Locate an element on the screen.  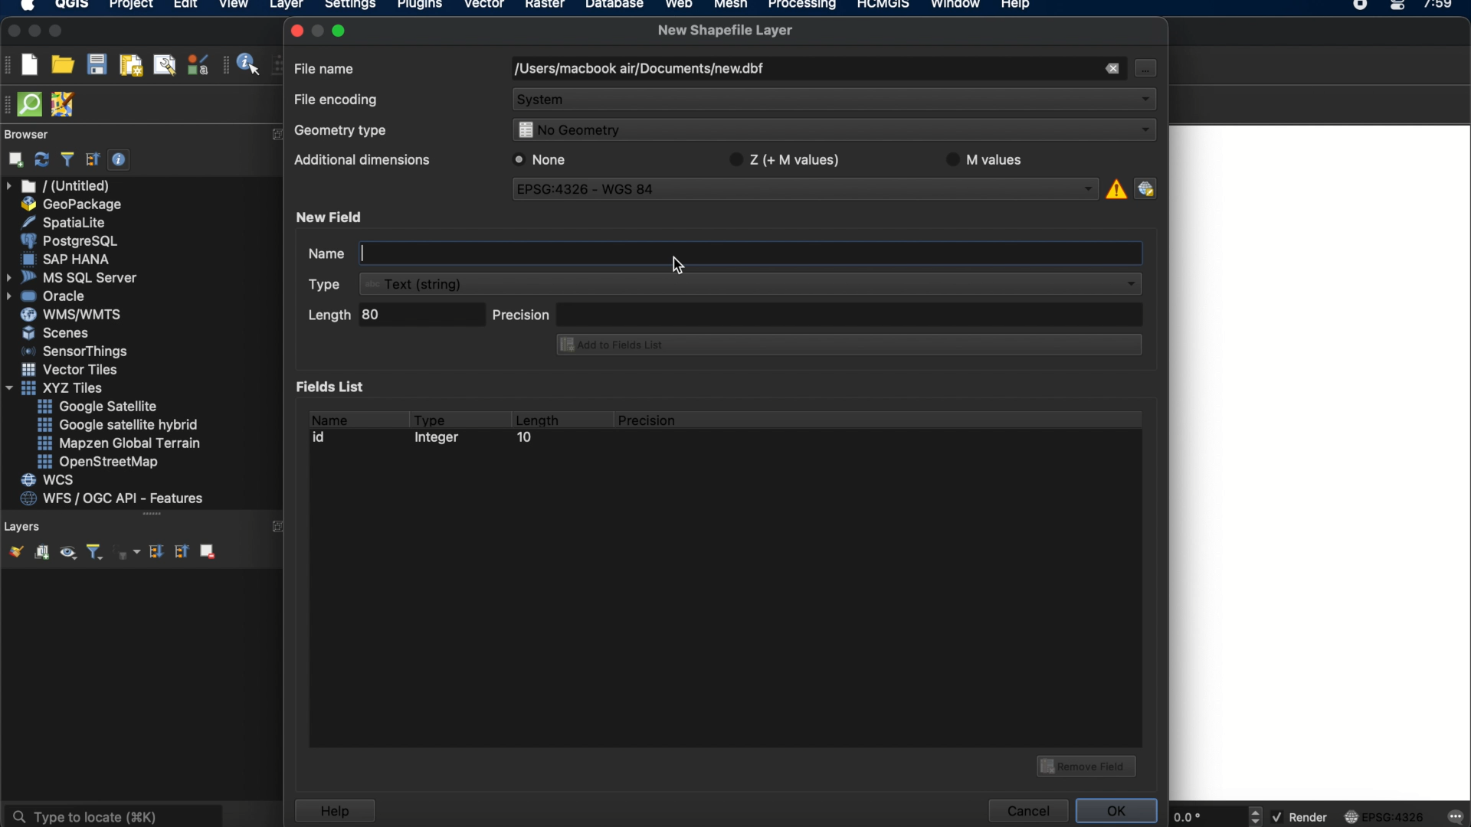
postgresql is located at coordinates (69, 241).